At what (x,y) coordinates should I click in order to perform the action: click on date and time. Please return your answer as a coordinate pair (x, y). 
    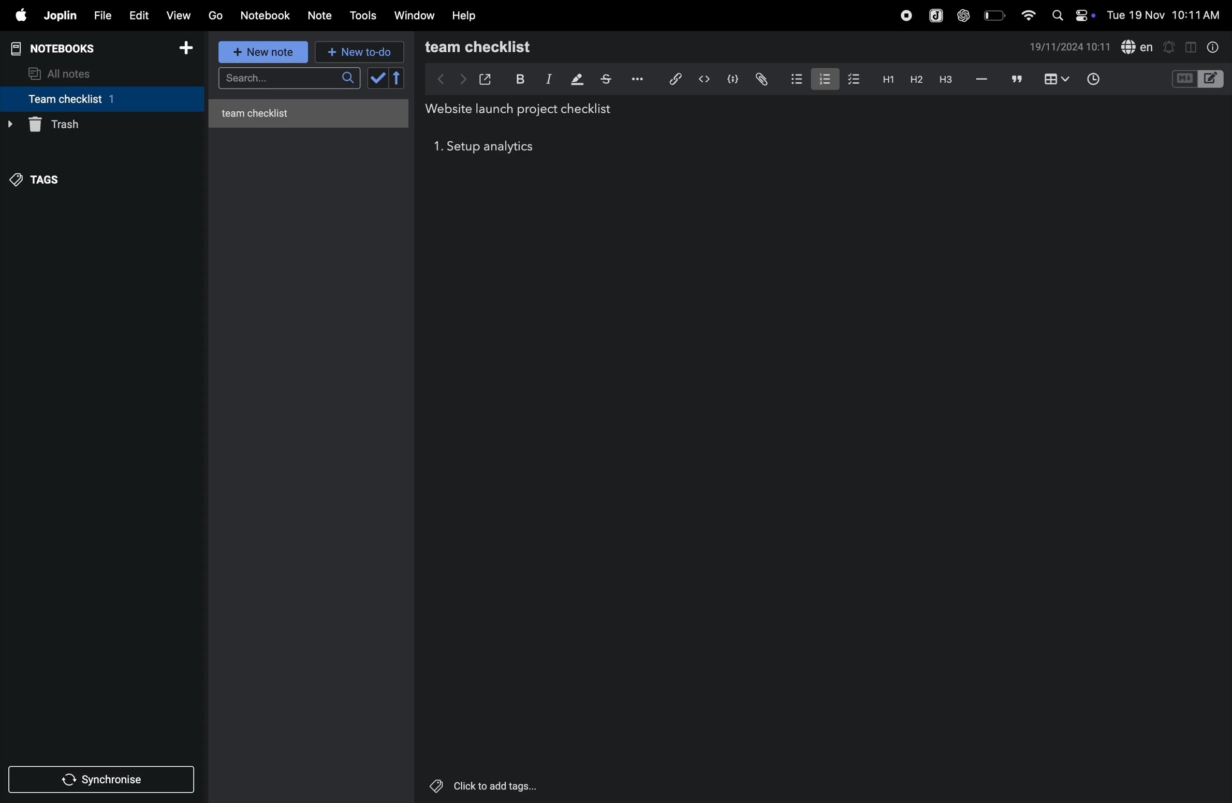
    Looking at the image, I should click on (1070, 48).